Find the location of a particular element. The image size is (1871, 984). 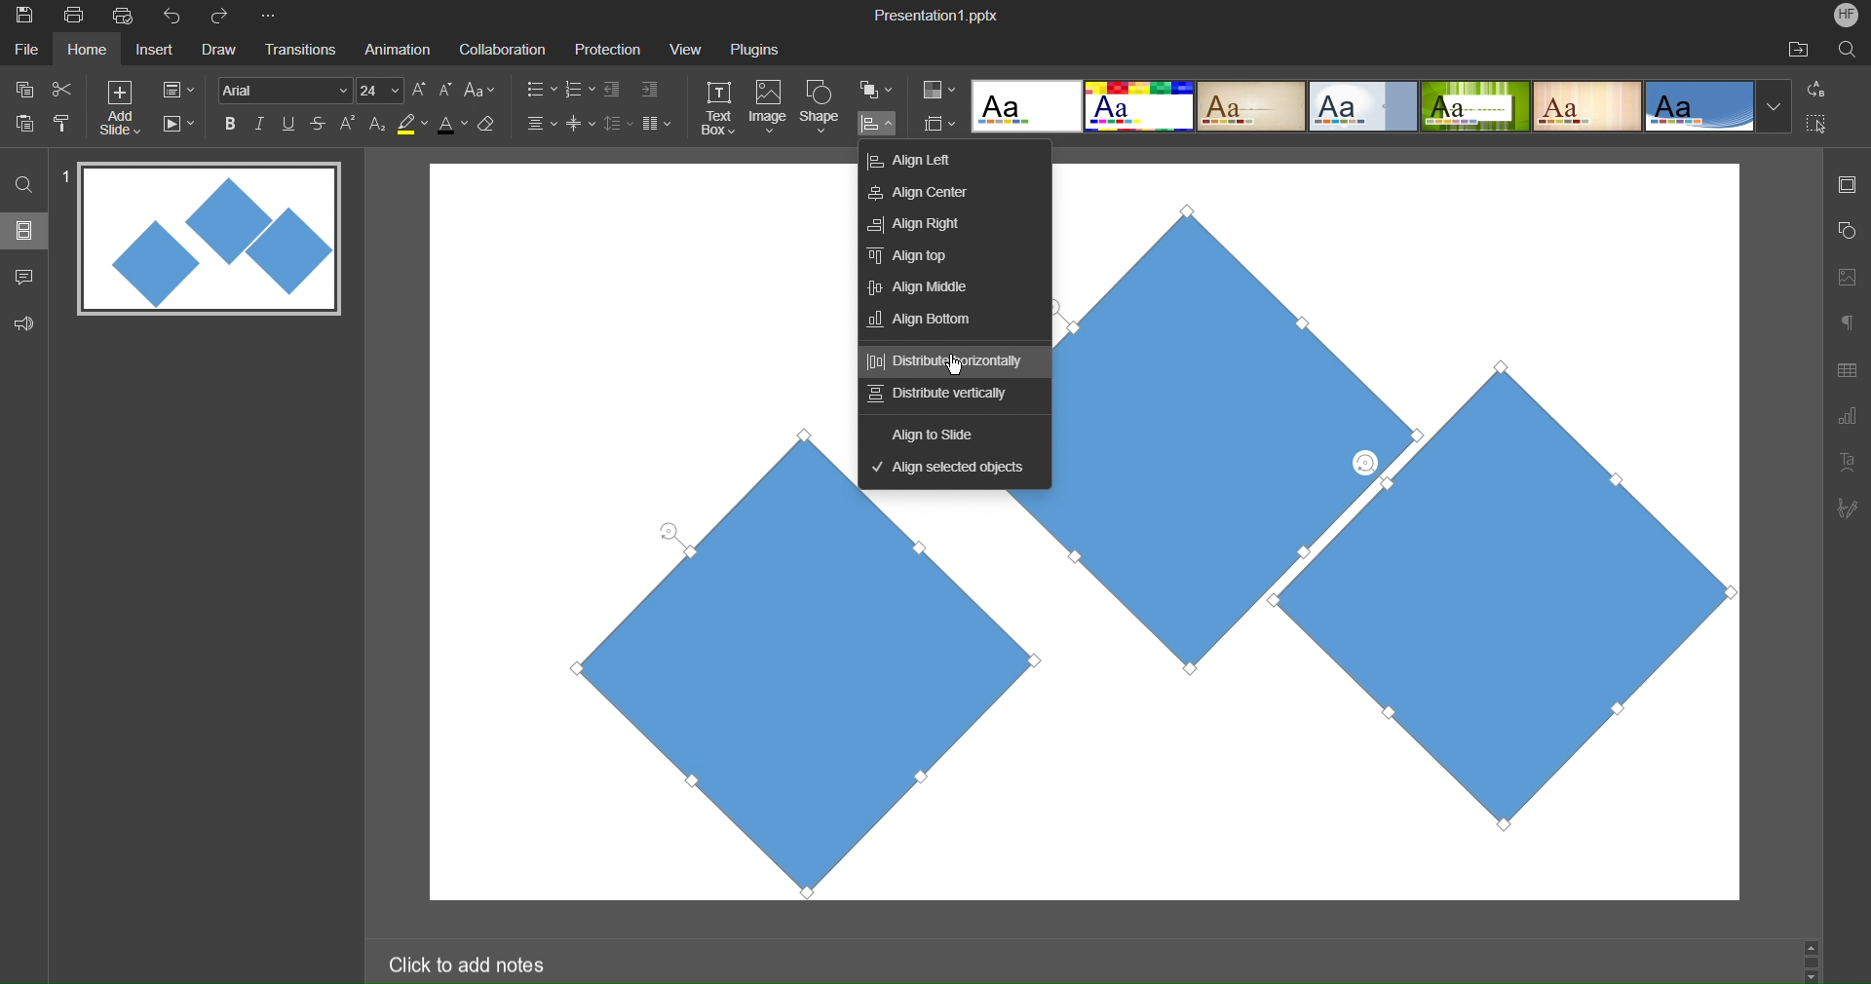

align right is located at coordinates (949, 221).